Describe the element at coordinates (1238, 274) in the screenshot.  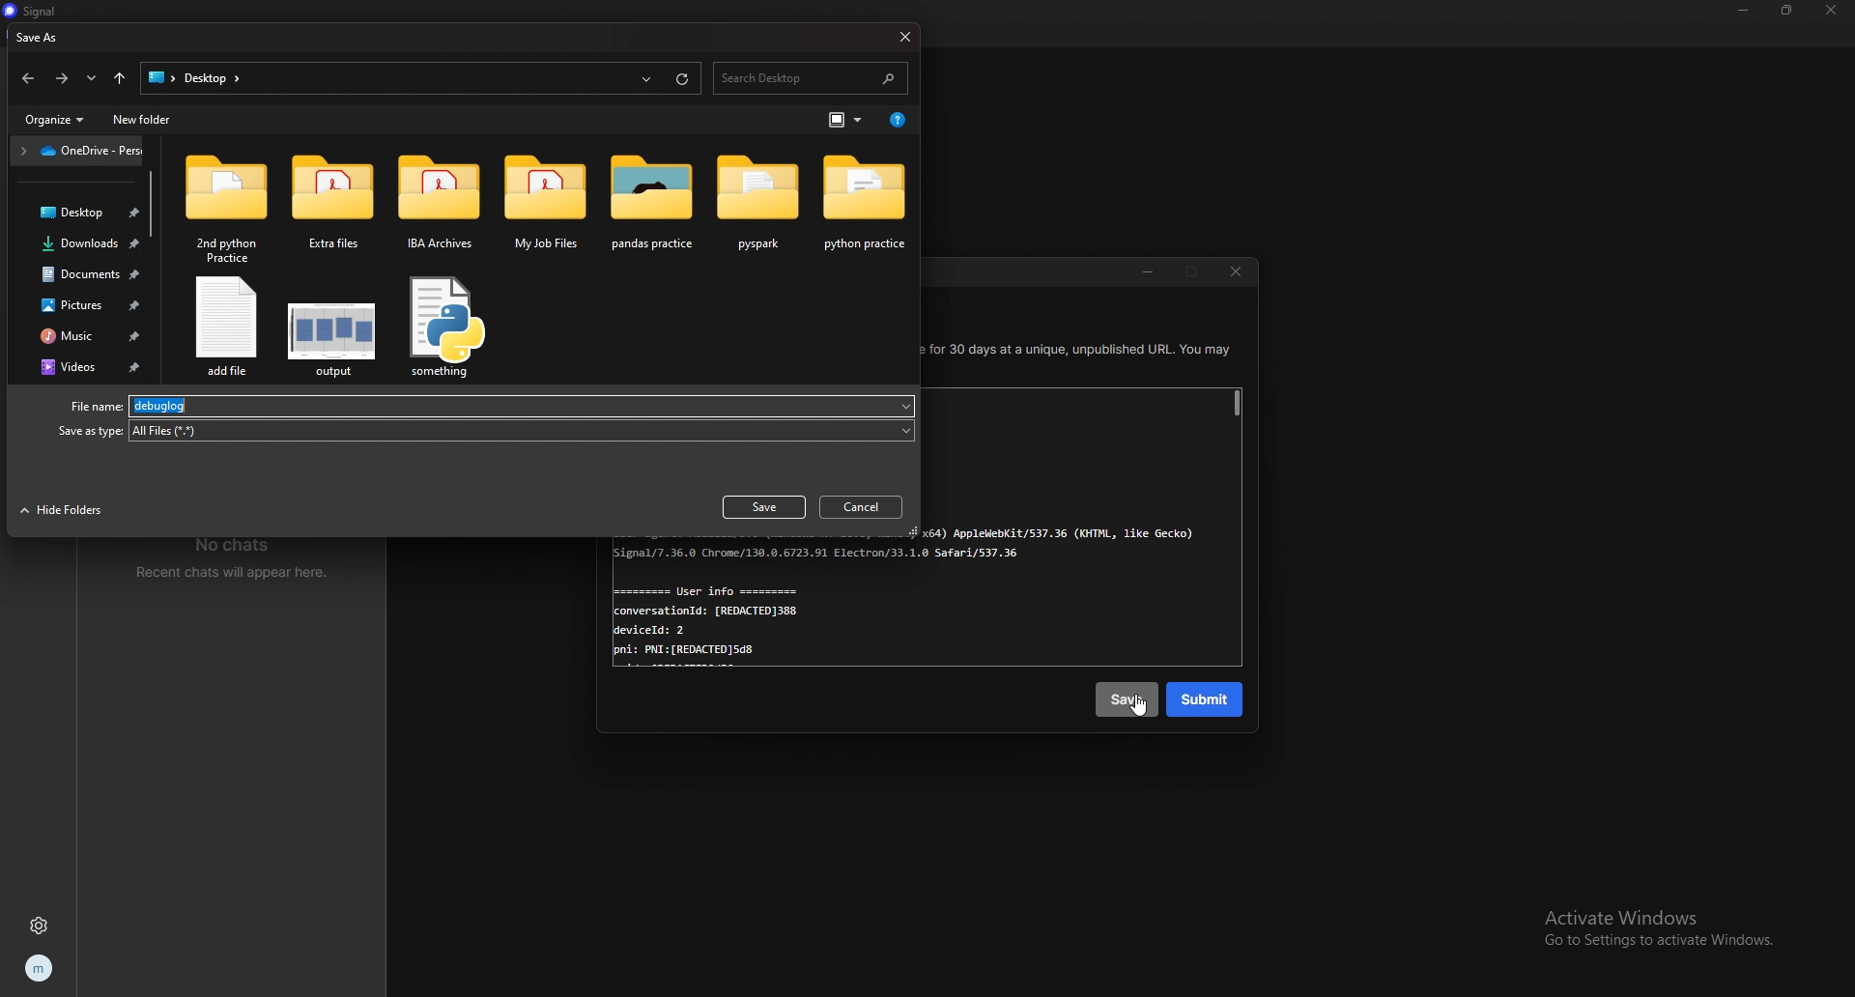
I see `close` at that location.